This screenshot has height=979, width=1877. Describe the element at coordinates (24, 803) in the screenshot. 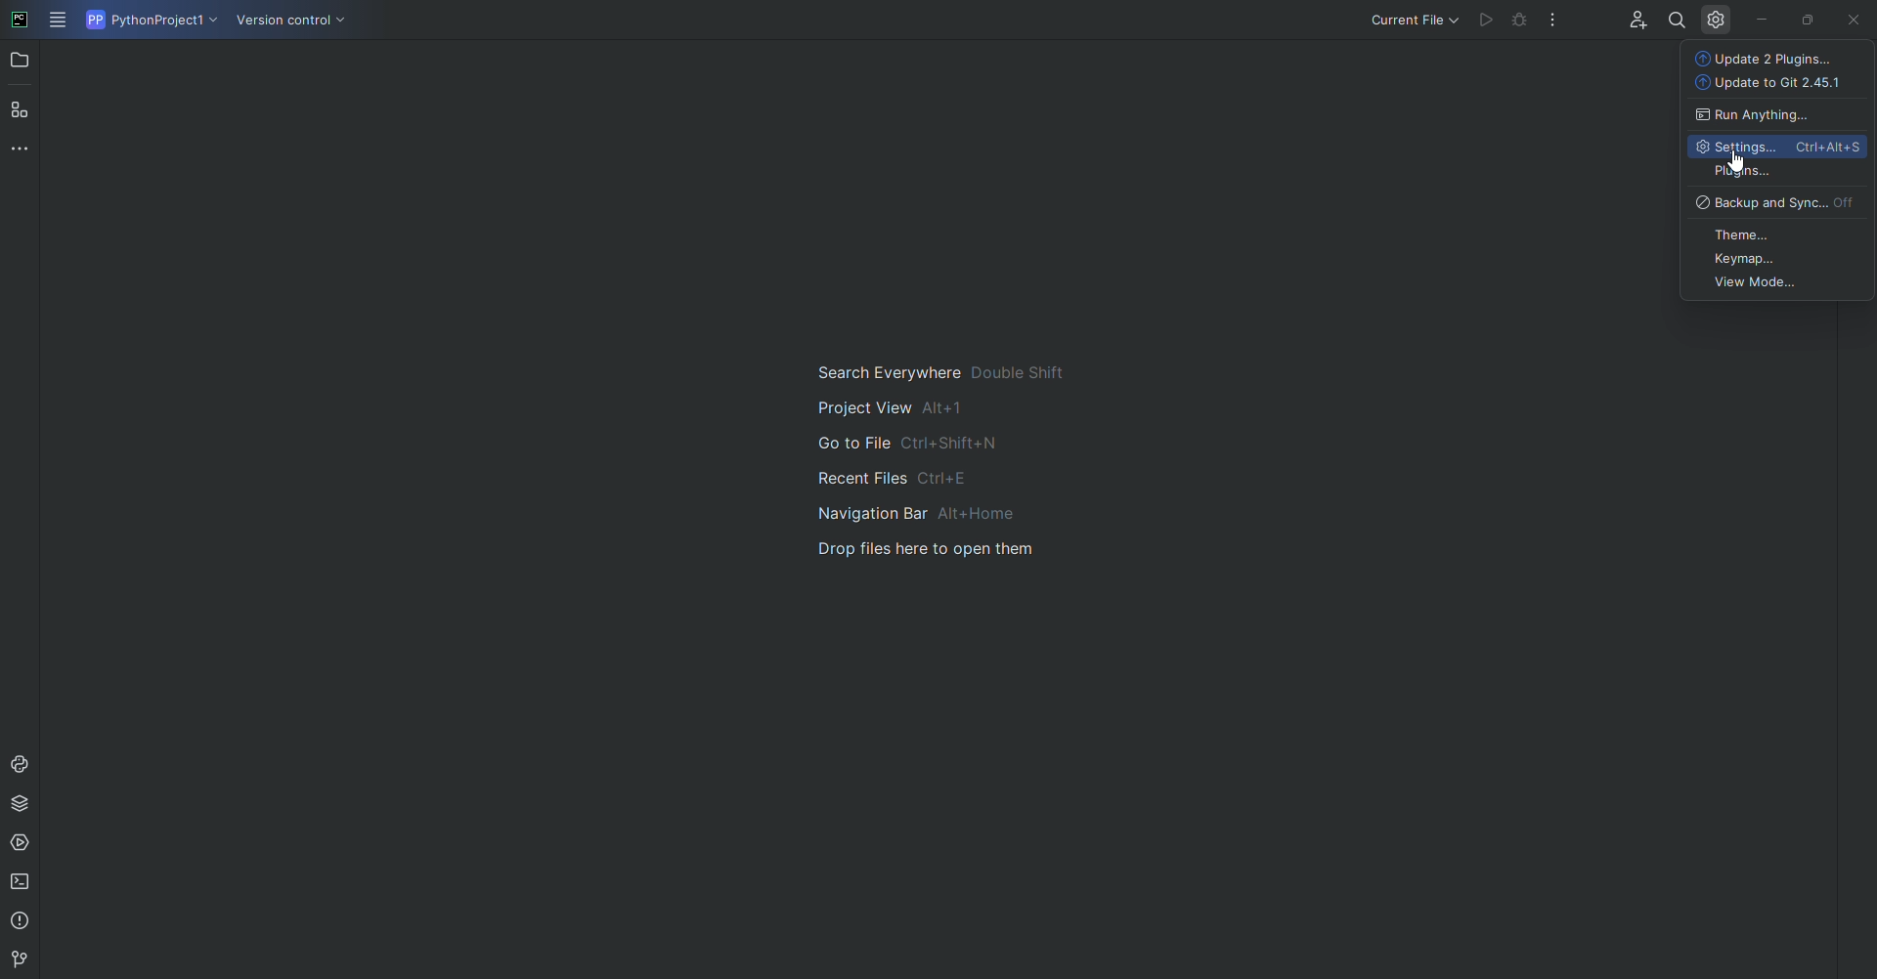

I see `Packages` at that location.